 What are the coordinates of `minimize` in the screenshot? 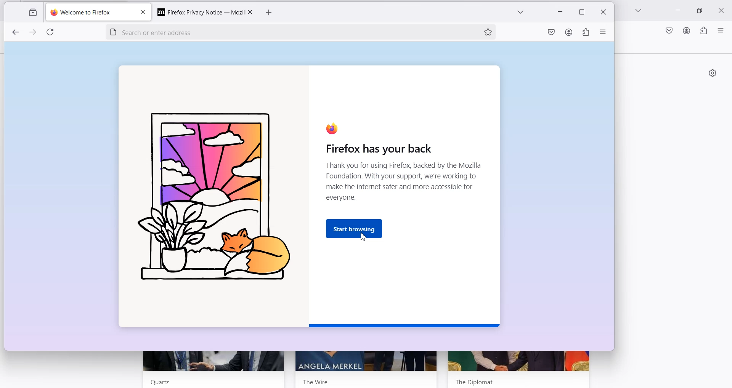 It's located at (561, 13).